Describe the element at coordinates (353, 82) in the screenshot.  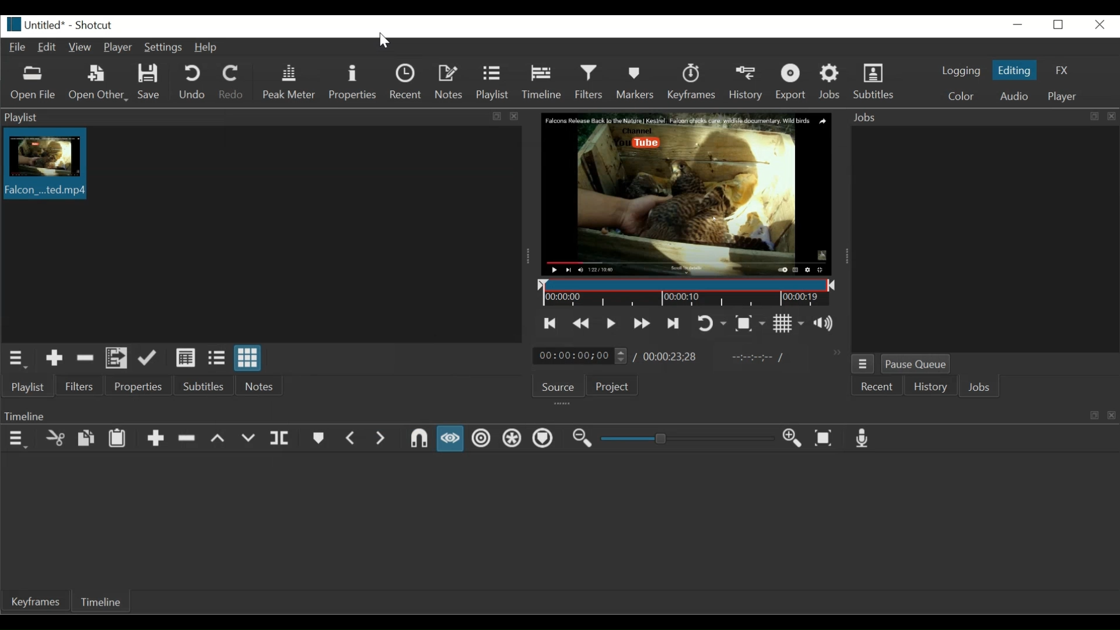
I see `Properties` at that location.